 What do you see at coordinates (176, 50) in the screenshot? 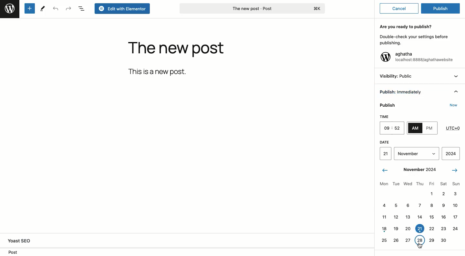
I see `The new post` at bounding box center [176, 50].